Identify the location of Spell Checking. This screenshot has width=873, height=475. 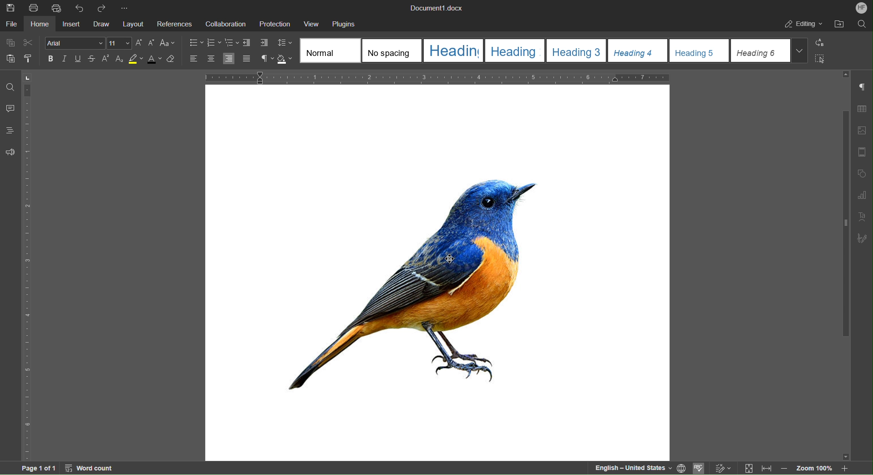
(700, 467).